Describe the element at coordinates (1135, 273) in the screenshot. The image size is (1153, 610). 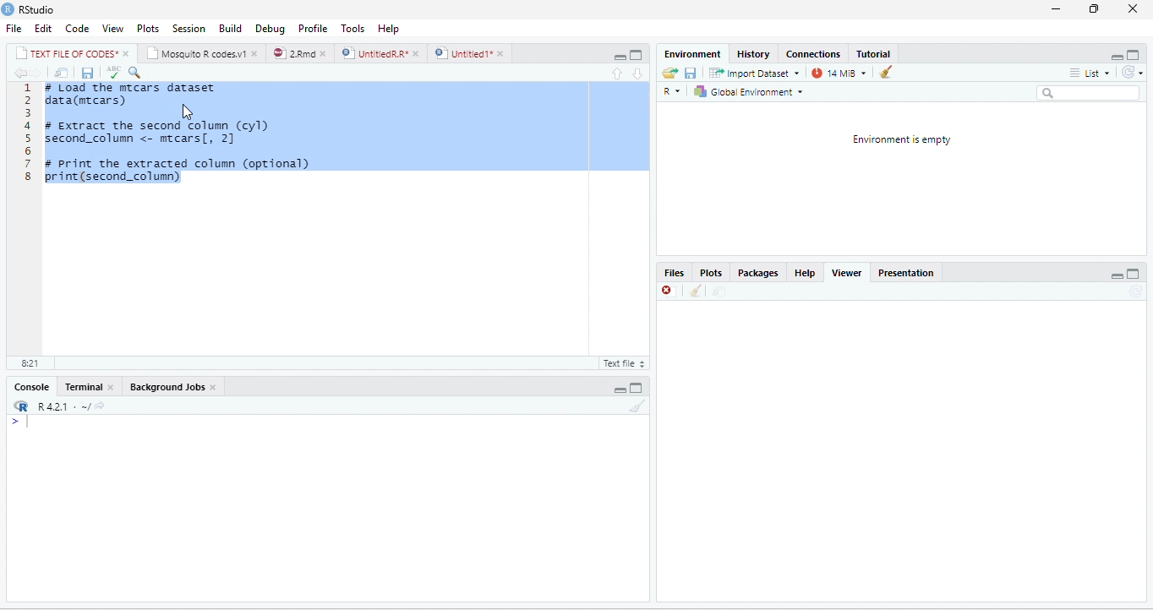
I see `maximize` at that location.